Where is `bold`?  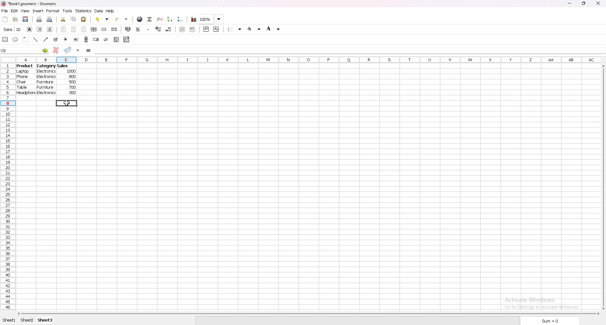 bold is located at coordinates (30, 29).